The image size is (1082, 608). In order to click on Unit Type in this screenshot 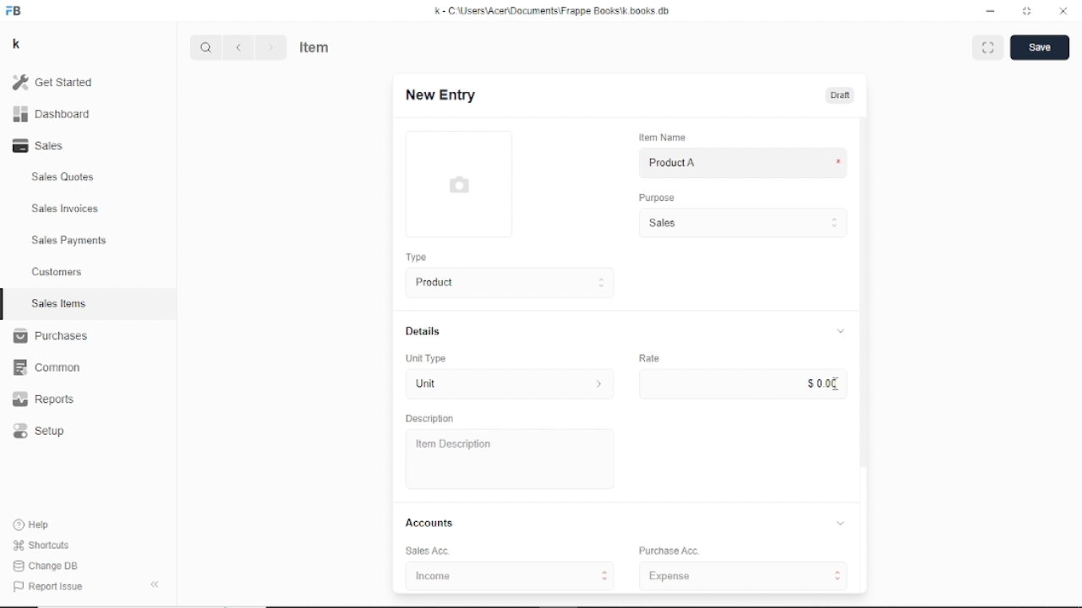, I will do `click(427, 359)`.